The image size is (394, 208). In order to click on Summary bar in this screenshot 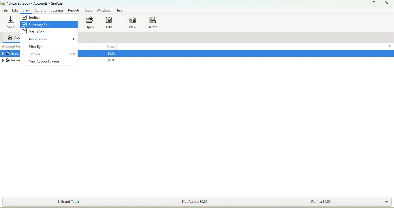, I will do `click(384, 202)`.